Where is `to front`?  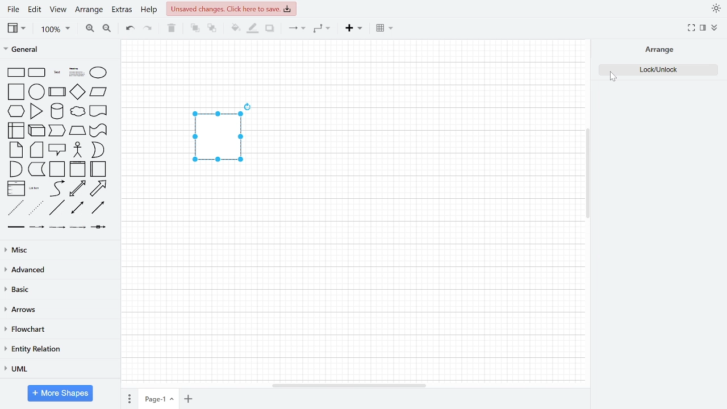 to front is located at coordinates (194, 28).